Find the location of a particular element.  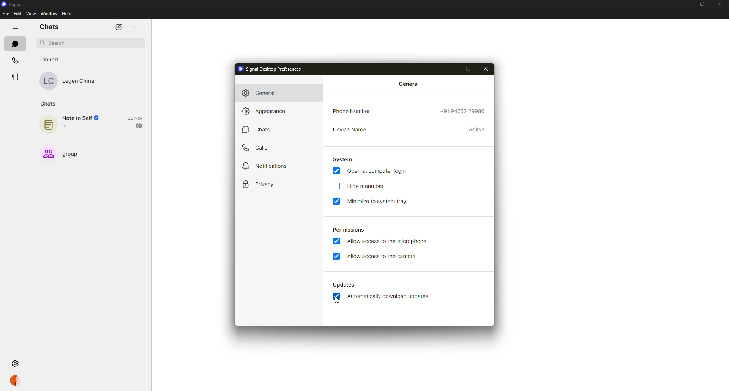

hide tabs is located at coordinates (16, 27).